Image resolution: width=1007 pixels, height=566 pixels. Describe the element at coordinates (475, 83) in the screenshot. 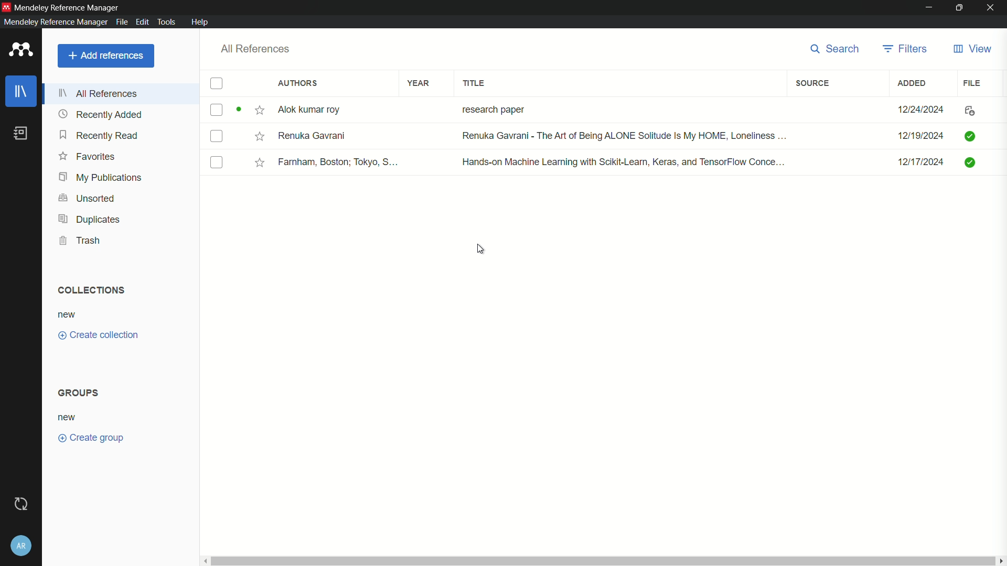

I see `title` at that location.